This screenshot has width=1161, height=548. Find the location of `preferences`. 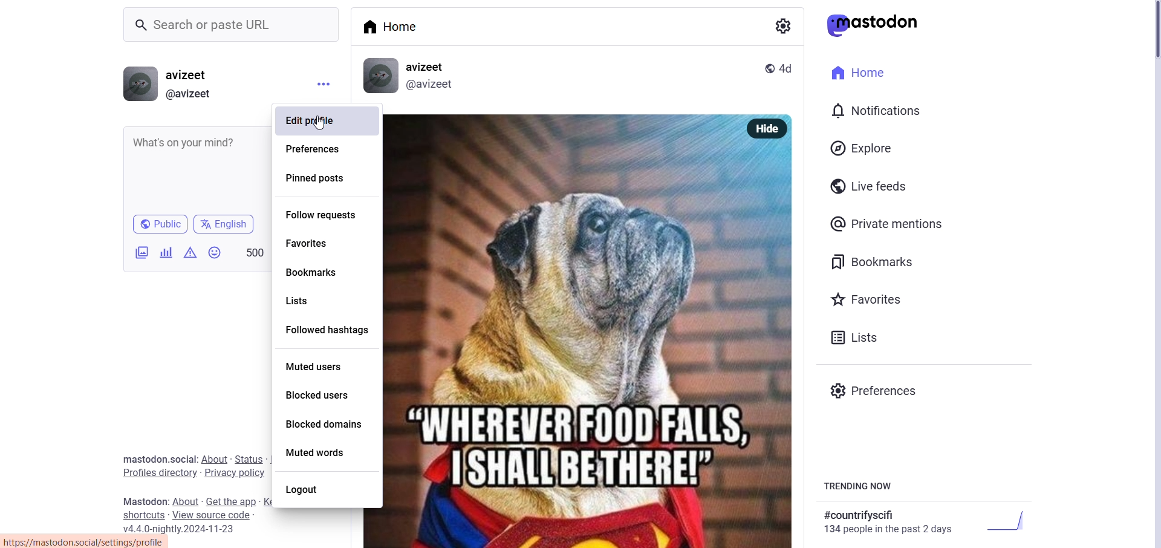

preferences is located at coordinates (316, 148).